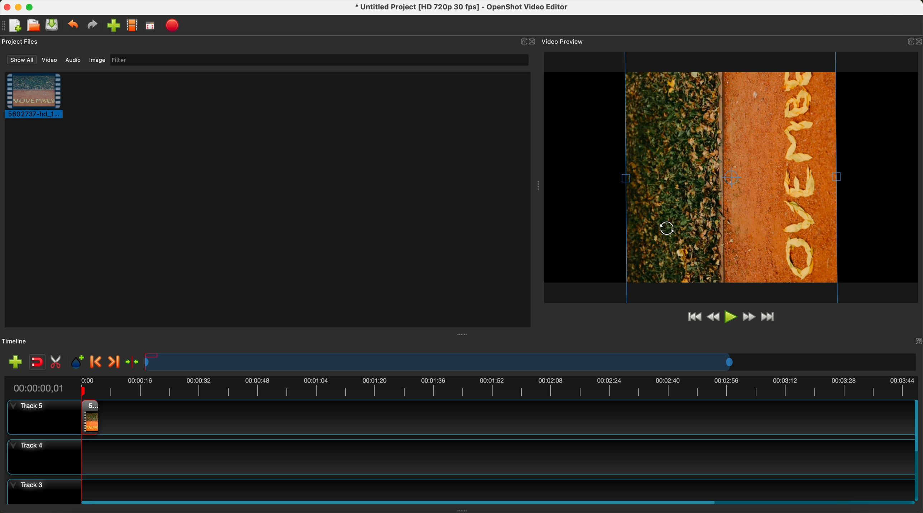 Image resolution: width=923 pixels, height=513 pixels. What do you see at coordinates (33, 24) in the screenshot?
I see `open project` at bounding box center [33, 24].